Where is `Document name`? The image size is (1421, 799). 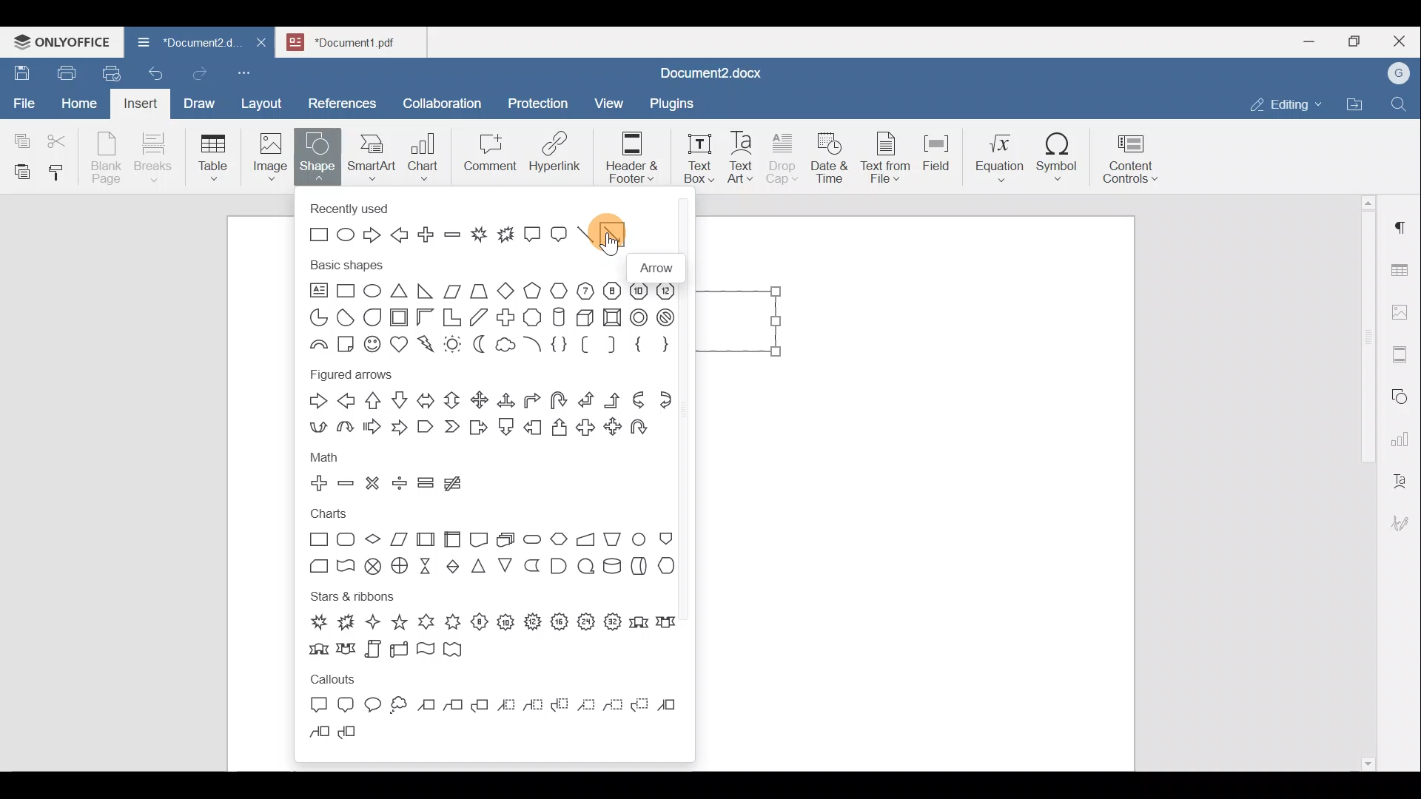
Document name is located at coordinates (360, 40).